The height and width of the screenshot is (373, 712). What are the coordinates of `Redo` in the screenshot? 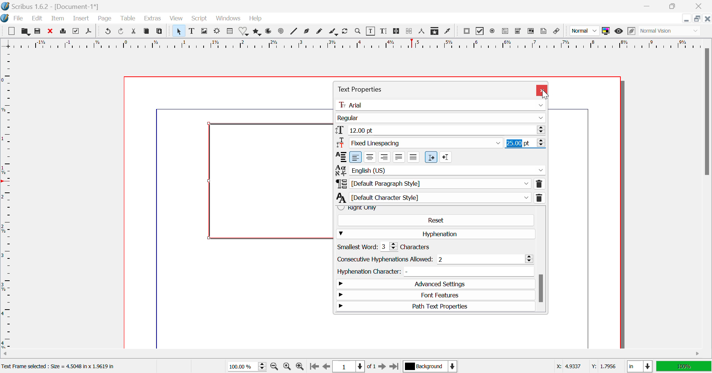 It's located at (121, 32).